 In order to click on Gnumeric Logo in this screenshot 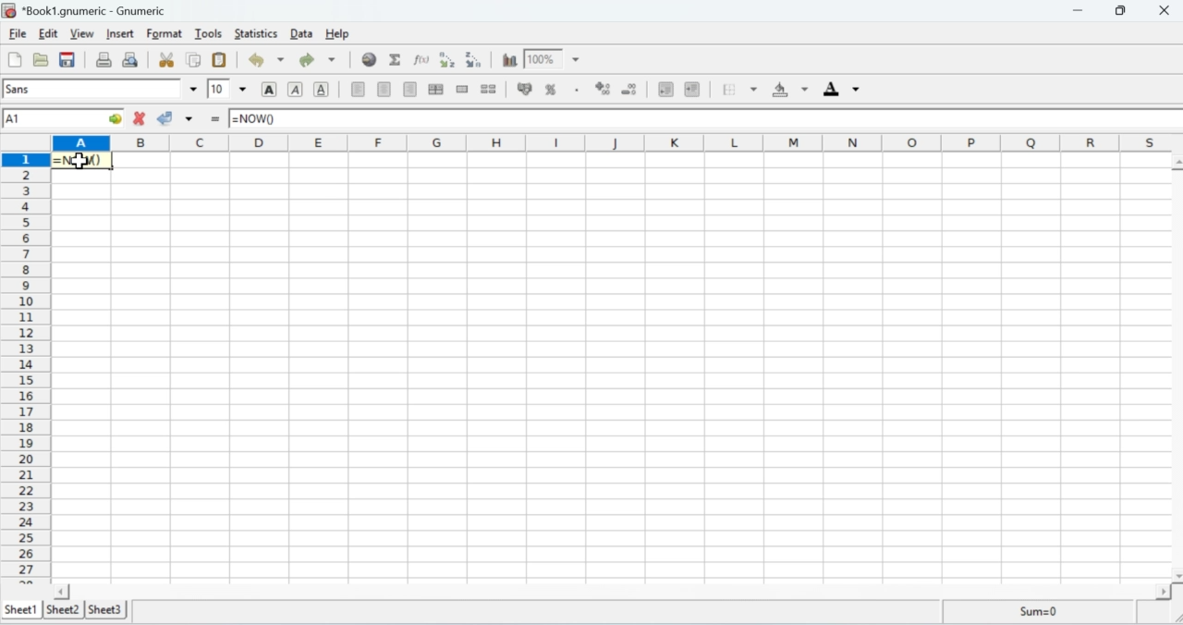, I will do `click(10, 11)`.